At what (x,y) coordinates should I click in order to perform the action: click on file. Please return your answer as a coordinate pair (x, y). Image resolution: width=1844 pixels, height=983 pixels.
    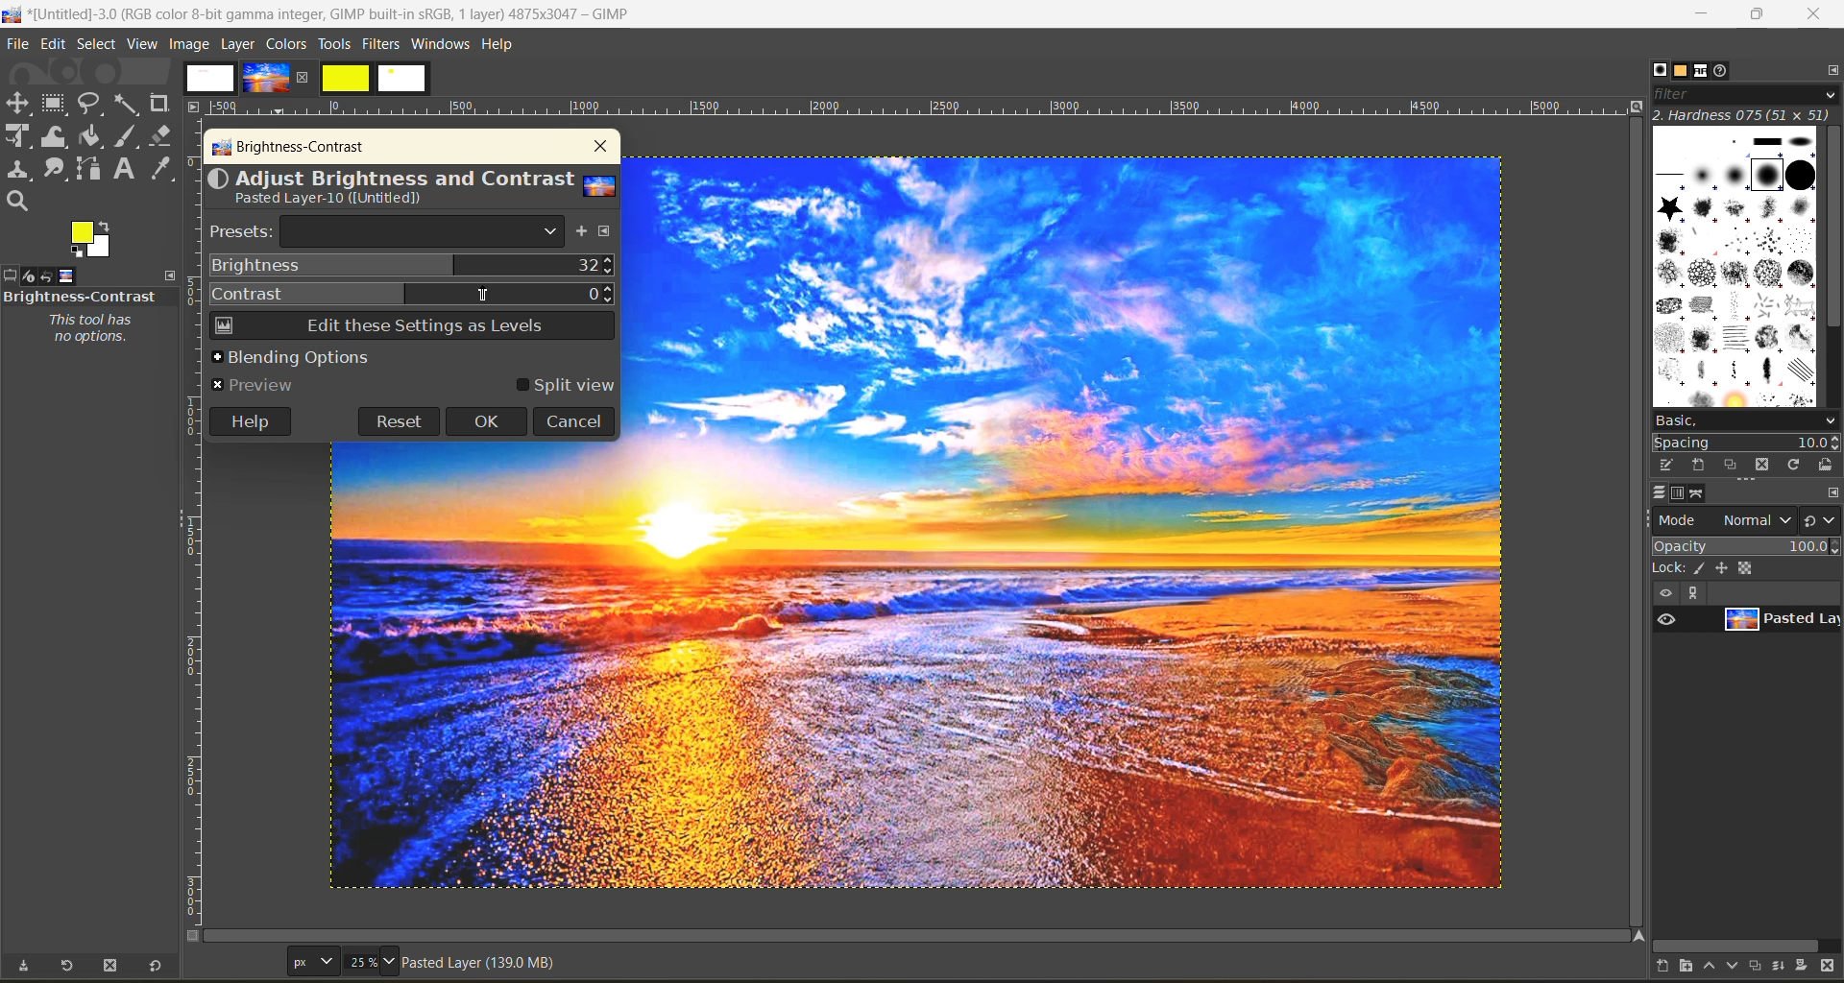
    Looking at the image, I should click on (16, 46).